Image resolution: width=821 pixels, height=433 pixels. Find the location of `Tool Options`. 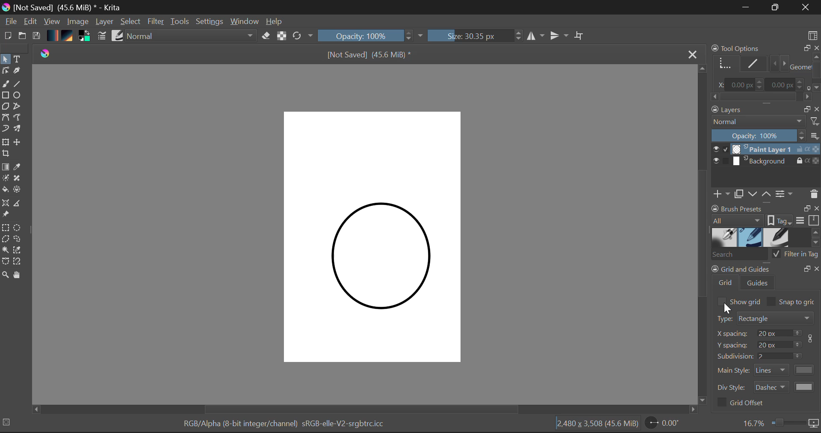

Tool Options is located at coordinates (765, 72).